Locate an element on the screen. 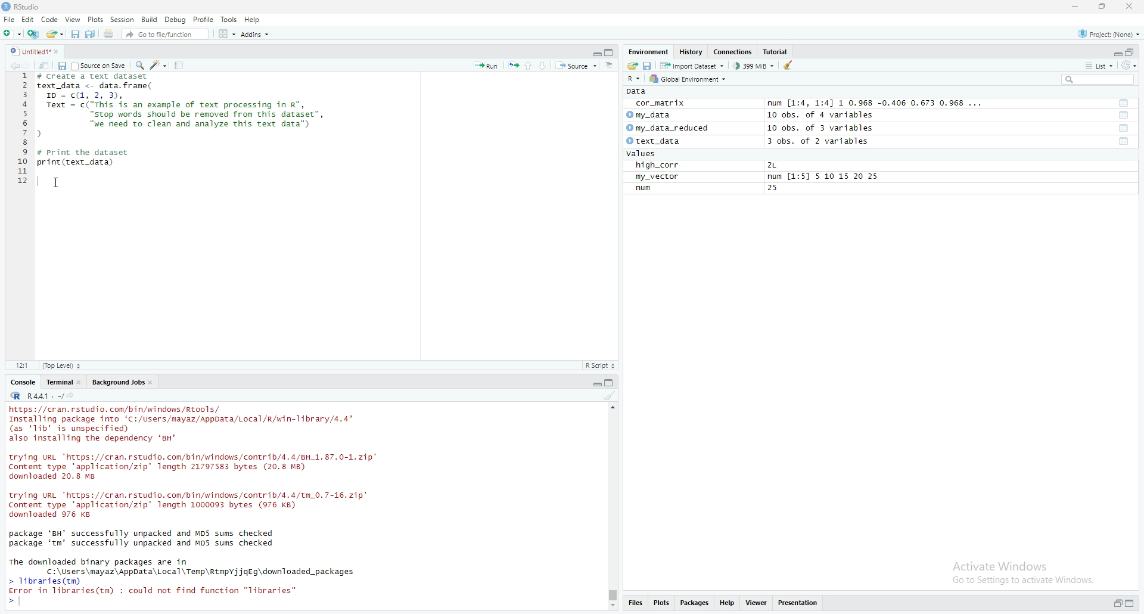 The height and width of the screenshot is (614, 1144). collapse is located at coordinates (610, 54).